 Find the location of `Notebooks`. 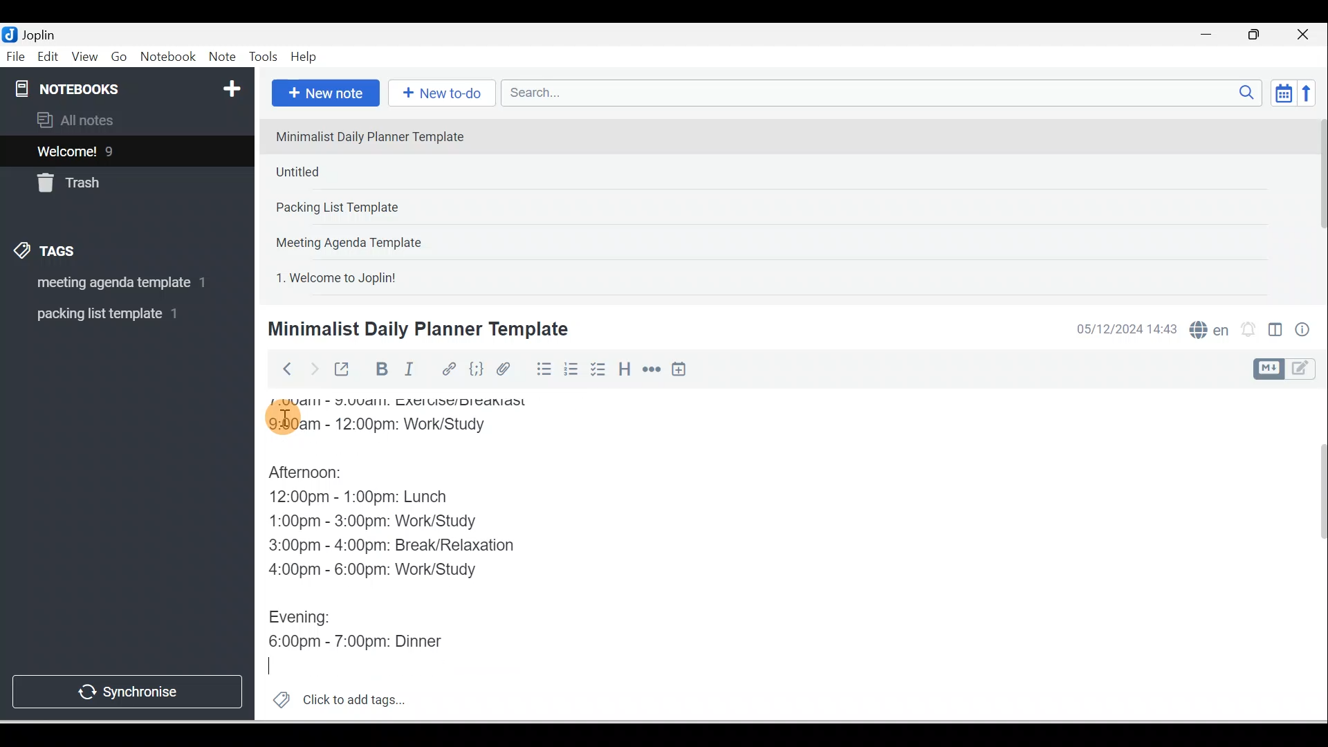

Notebooks is located at coordinates (130, 86).